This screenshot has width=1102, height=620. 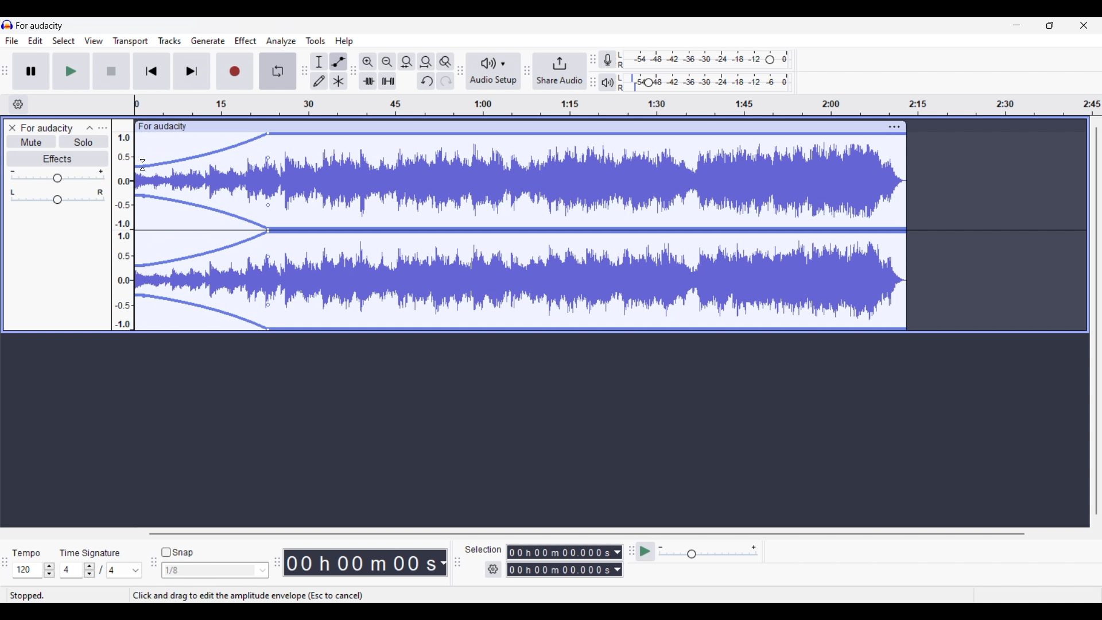 What do you see at coordinates (427, 61) in the screenshot?
I see `Fit project to width` at bounding box center [427, 61].